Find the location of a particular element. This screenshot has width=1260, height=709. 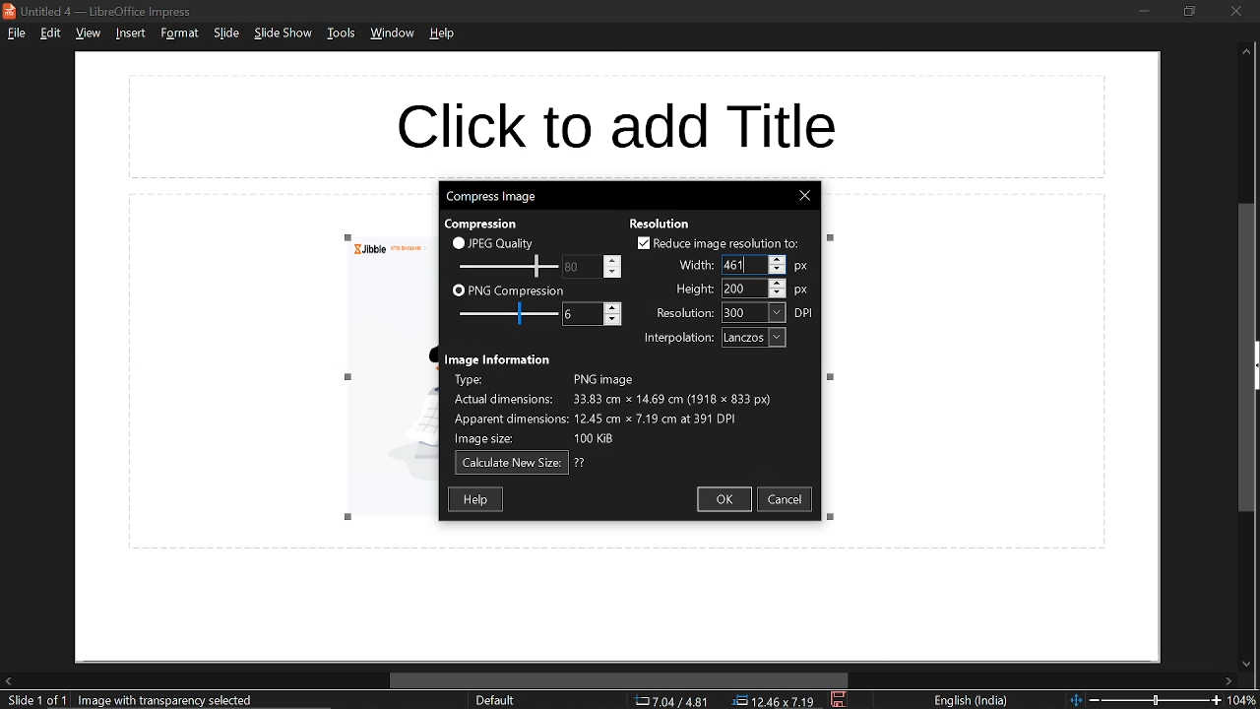

text is located at coordinates (486, 223).